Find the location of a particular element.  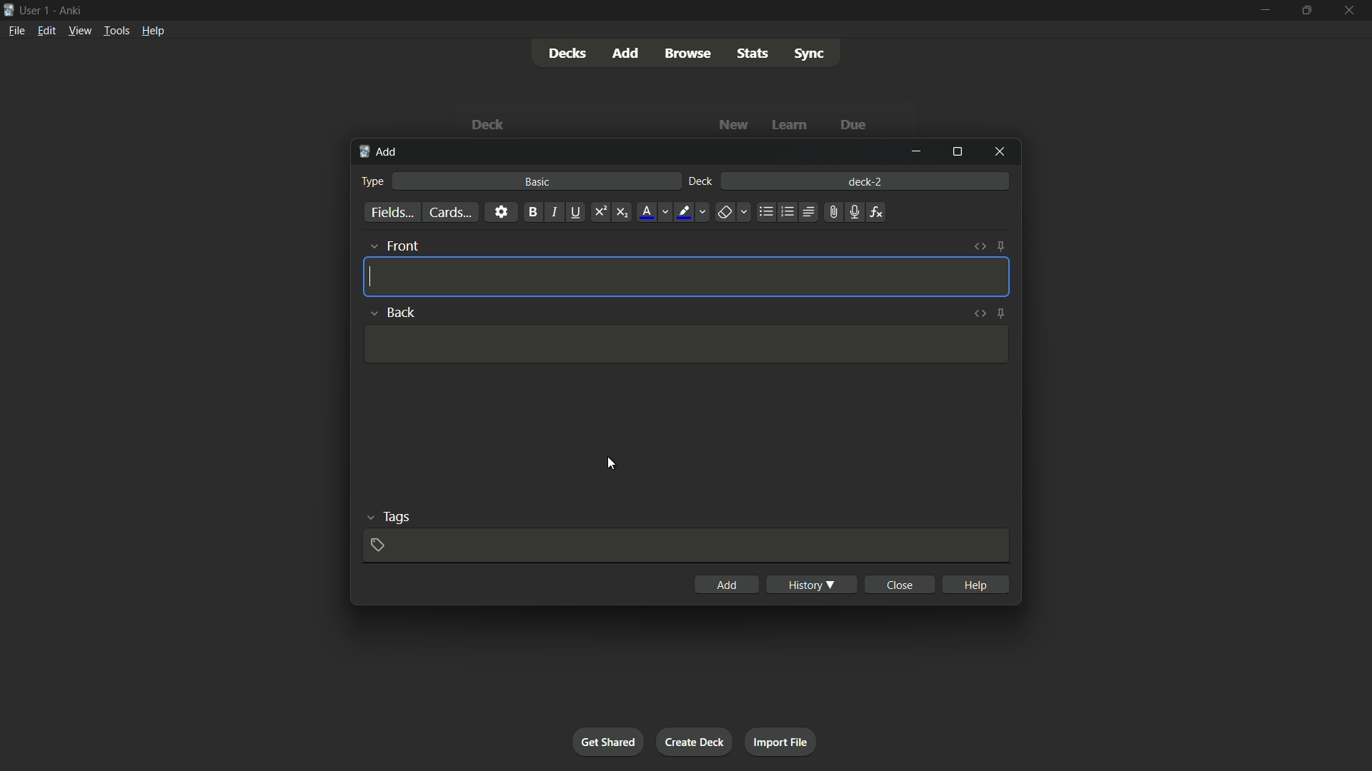

add is located at coordinates (730, 585).